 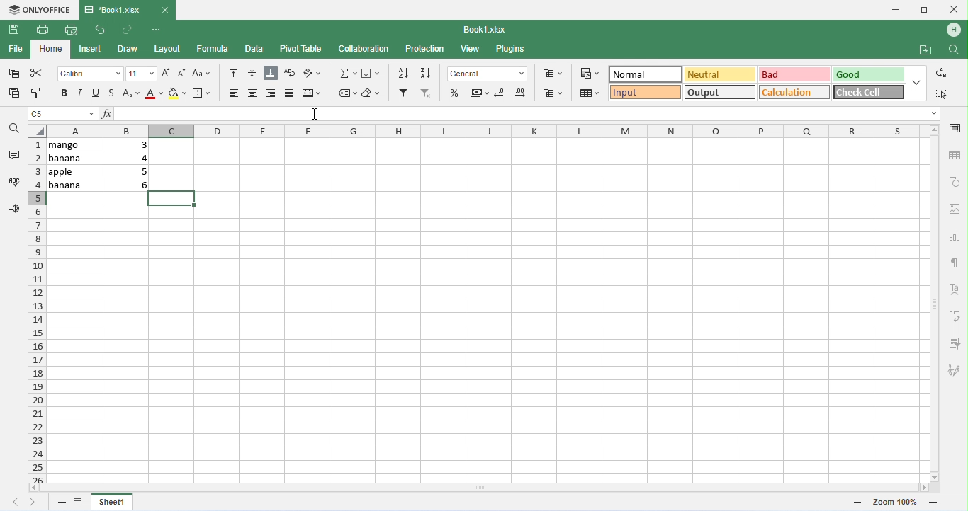 What do you see at coordinates (158, 28) in the screenshot?
I see `customize quick access tool bar` at bounding box center [158, 28].